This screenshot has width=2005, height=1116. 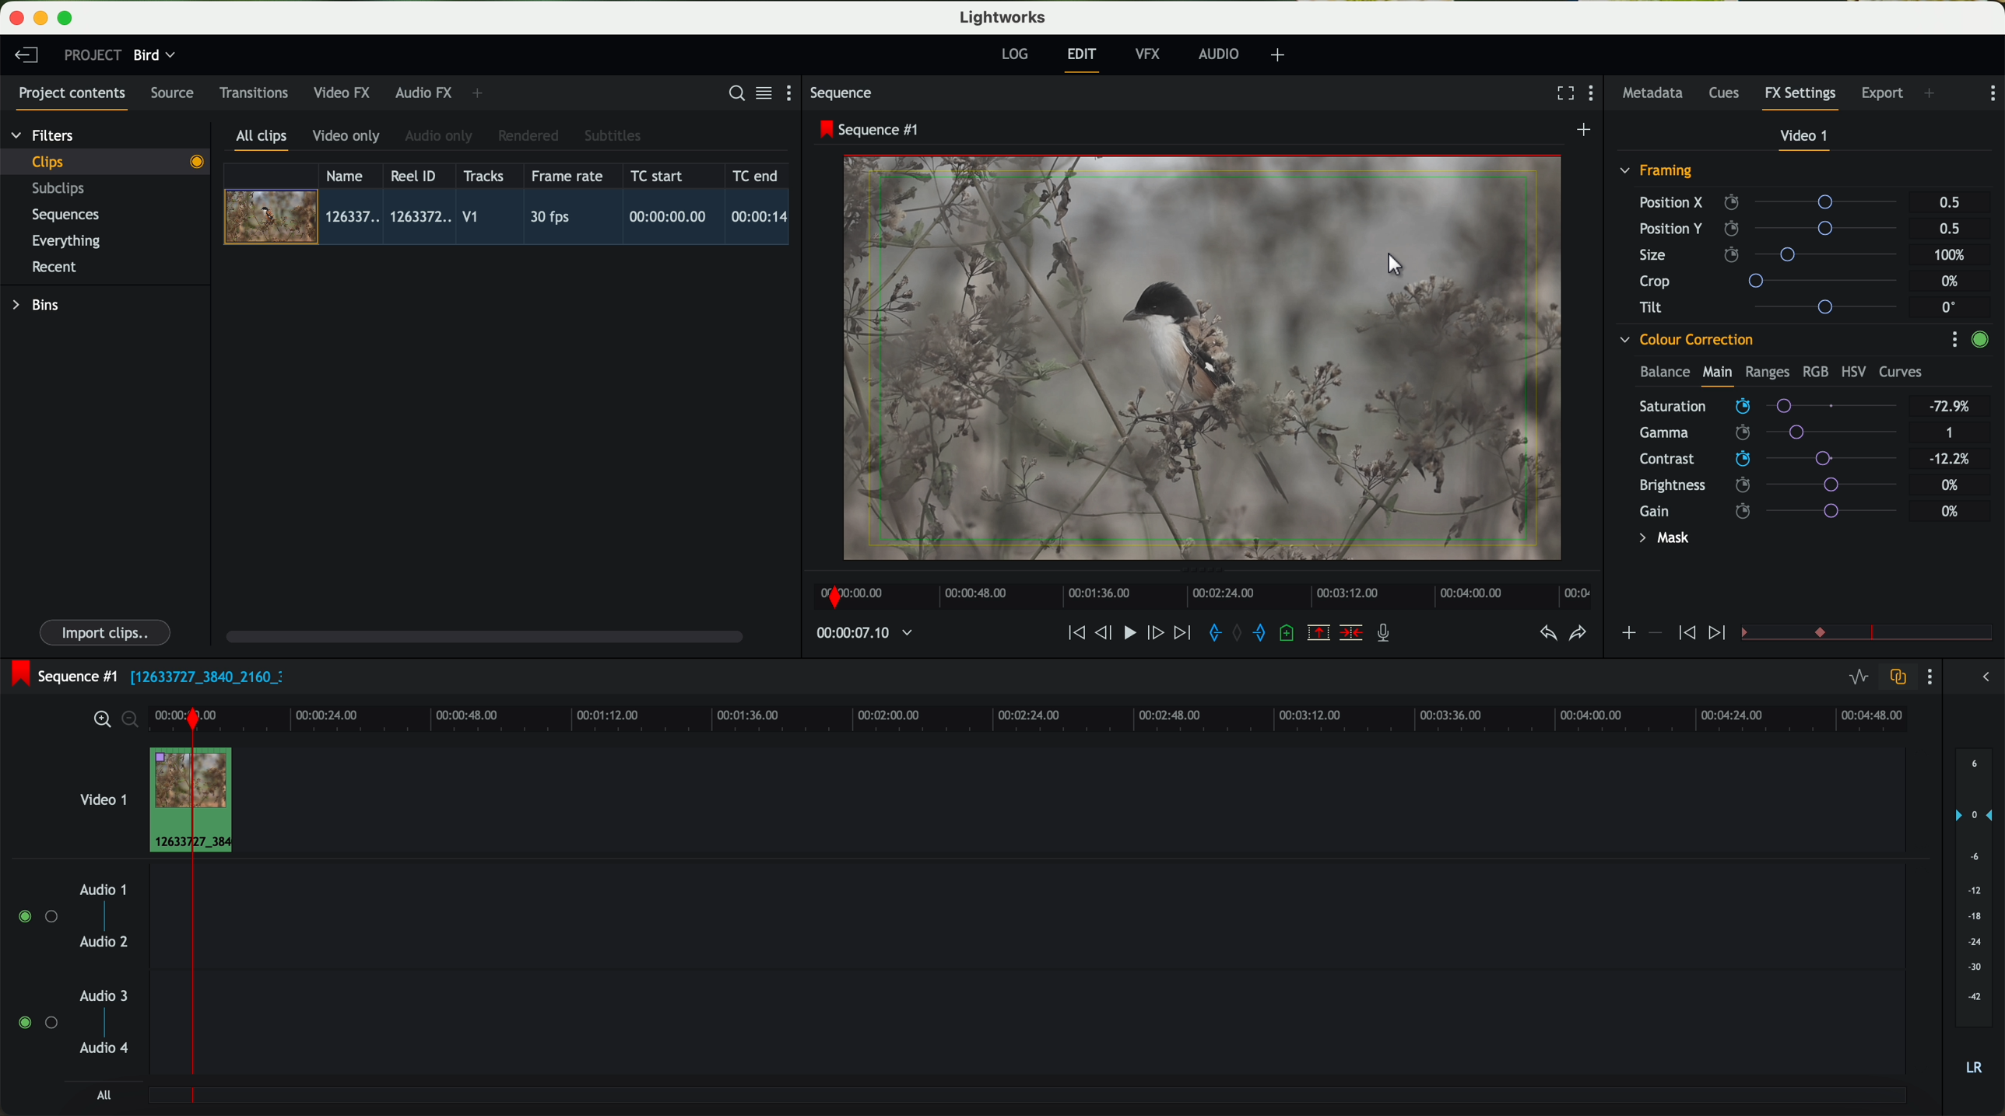 I want to click on recent, so click(x=54, y=269).